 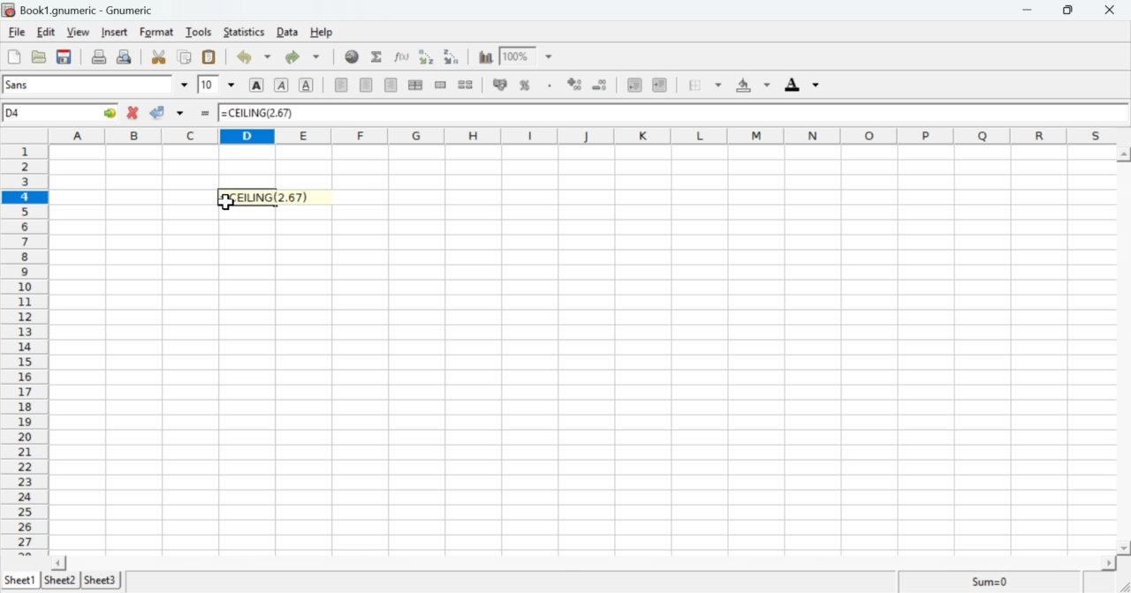 What do you see at coordinates (467, 85) in the screenshot?
I see `Split cells` at bounding box center [467, 85].